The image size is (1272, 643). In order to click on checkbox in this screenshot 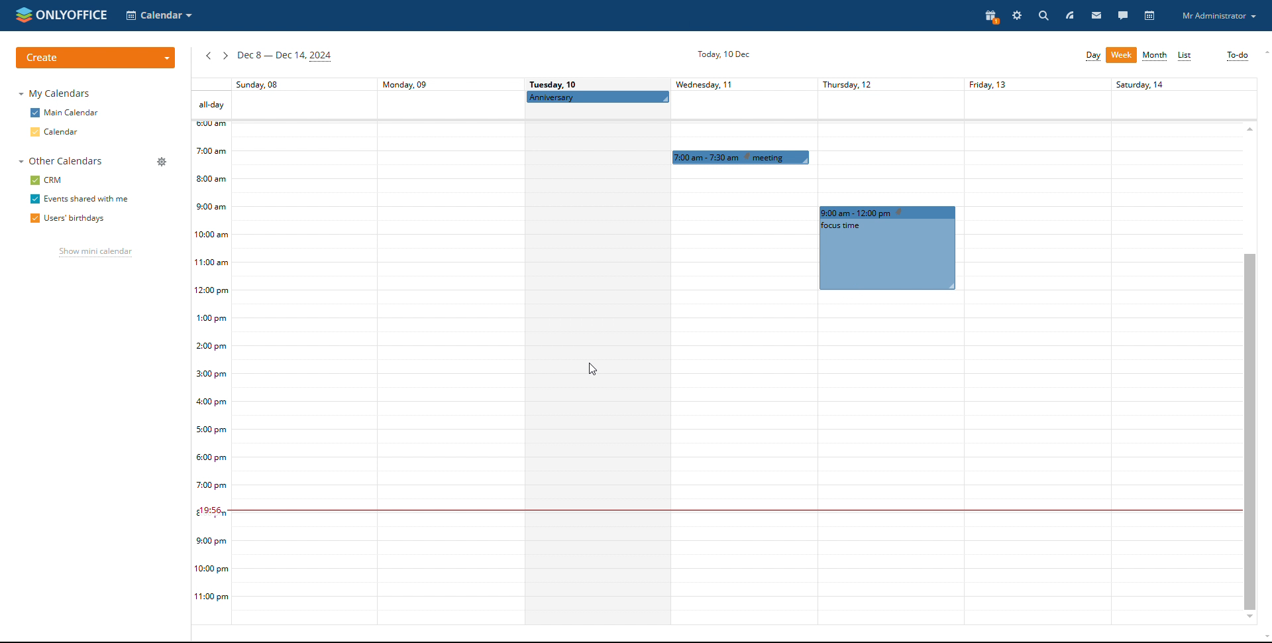, I will do `click(32, 218)`.